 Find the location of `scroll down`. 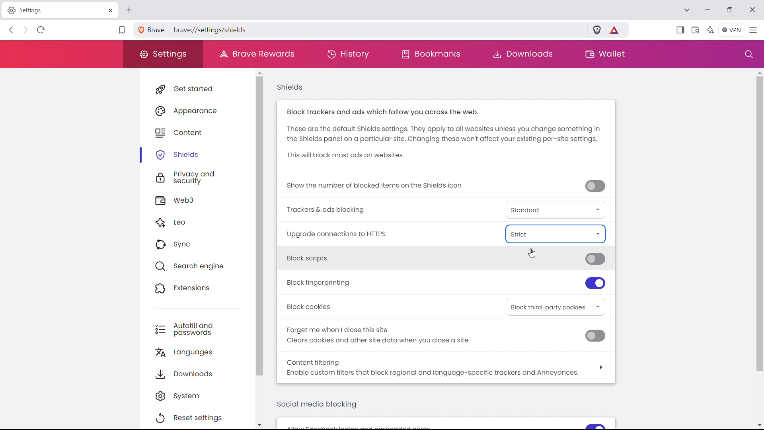

scroll down is located at coordinates (261, 424).